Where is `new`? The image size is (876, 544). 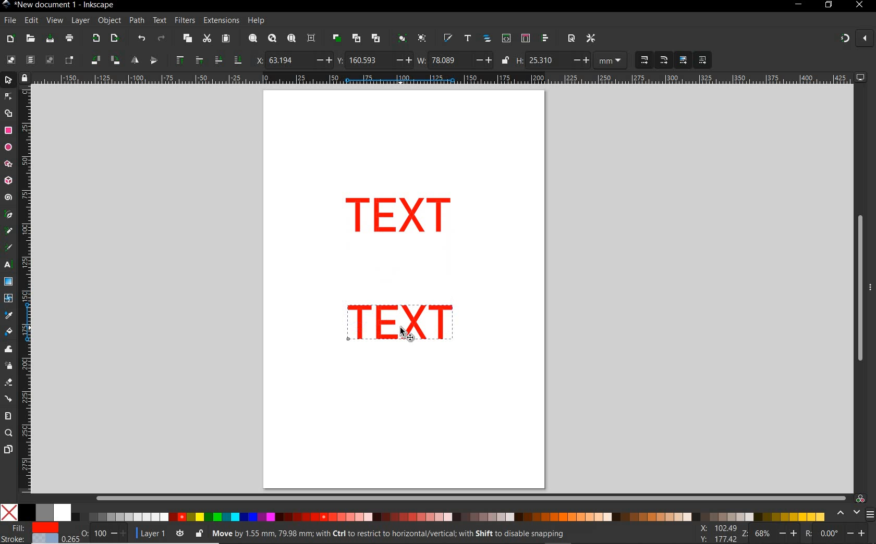
new is located at coordinates (11, 38).